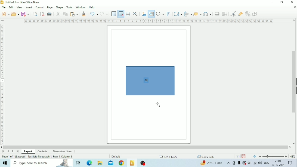  What do you see at coordinates (29, 7) in the screenshot?
I see `Insert` at bounding box center [29, 7].